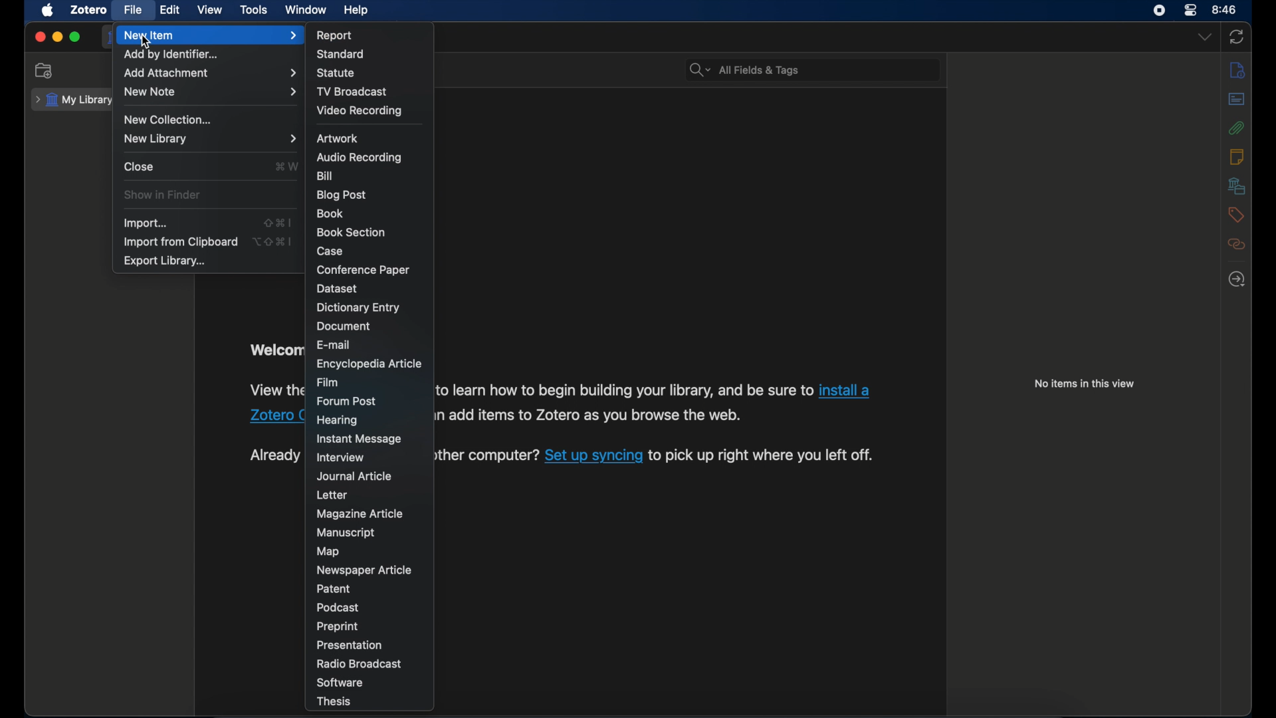  What do you see at coordinates (350, 644) in the screenshot?
I see `presentation` at bounding box center [350, 644].